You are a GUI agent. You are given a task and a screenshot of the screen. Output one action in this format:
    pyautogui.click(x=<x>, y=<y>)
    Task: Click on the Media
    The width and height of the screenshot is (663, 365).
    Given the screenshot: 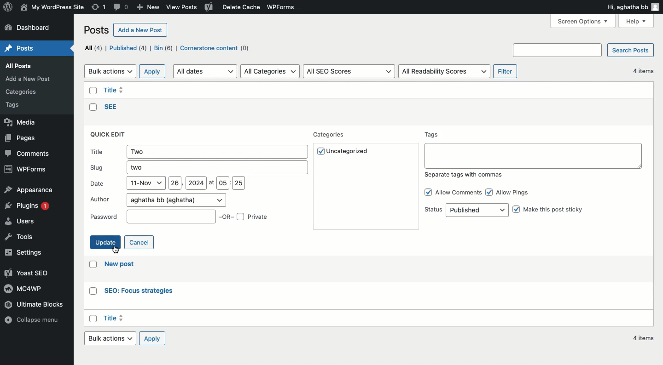 What is the action you would take?
    pyautogui.click(x=22, y=123)
    